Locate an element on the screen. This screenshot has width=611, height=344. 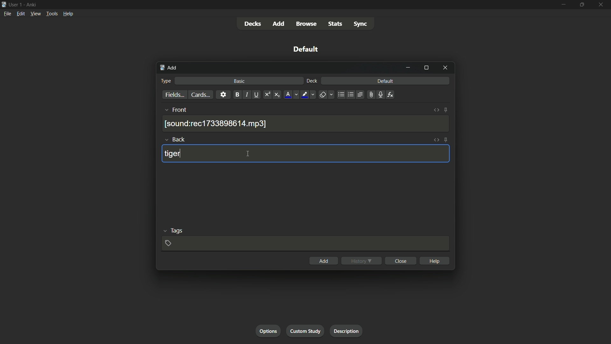
basic is located at coordinates (239, 81).